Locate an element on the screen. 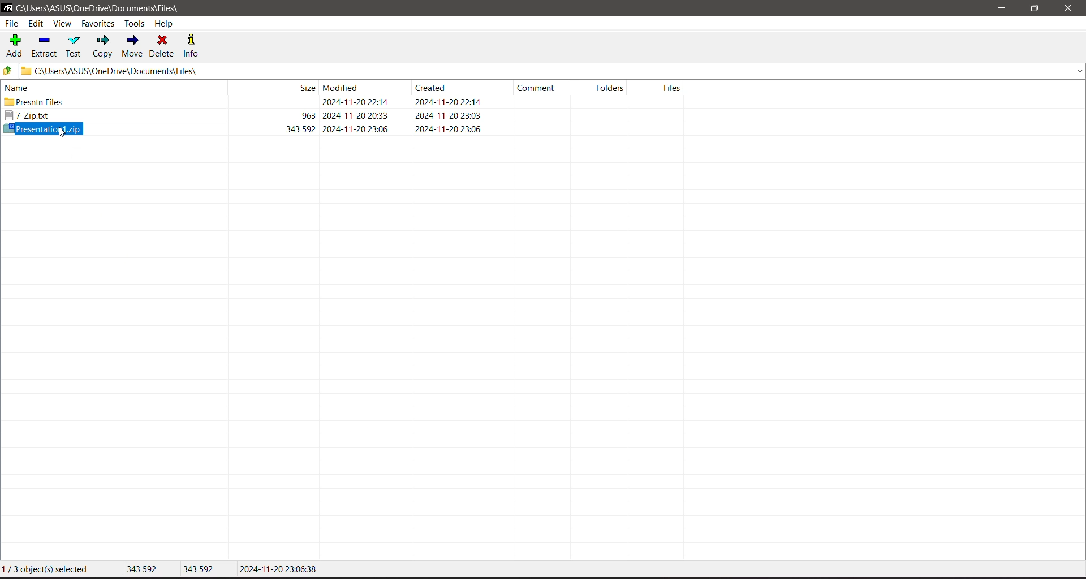 This screenshot has width=1086, height=579. Favorites is located at coordinates (98, 24).